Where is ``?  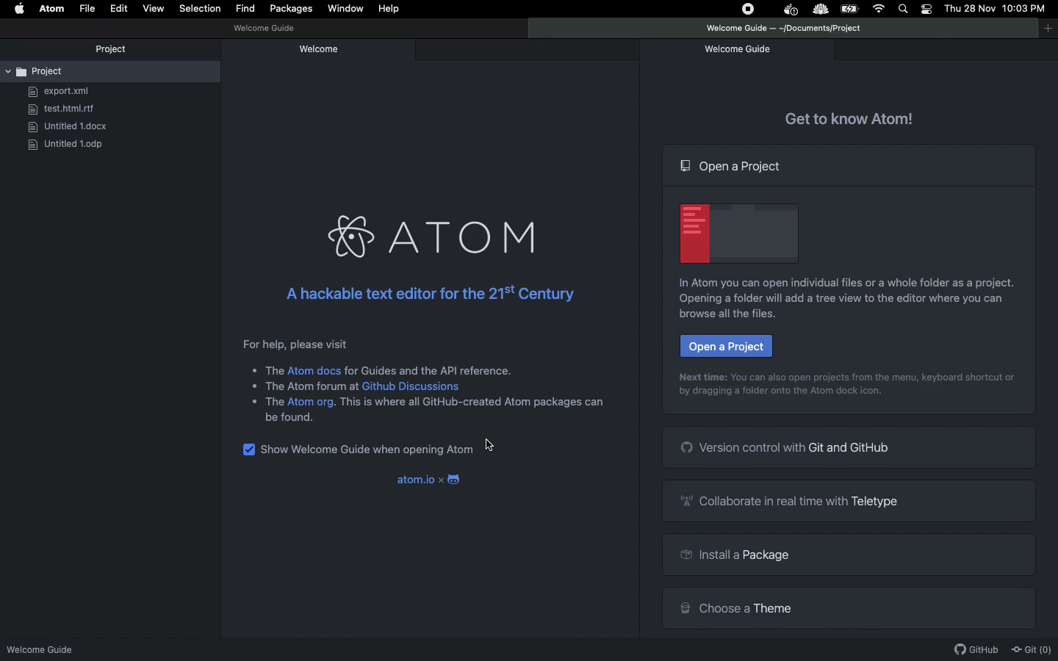  is located at coordinates (819, 10).